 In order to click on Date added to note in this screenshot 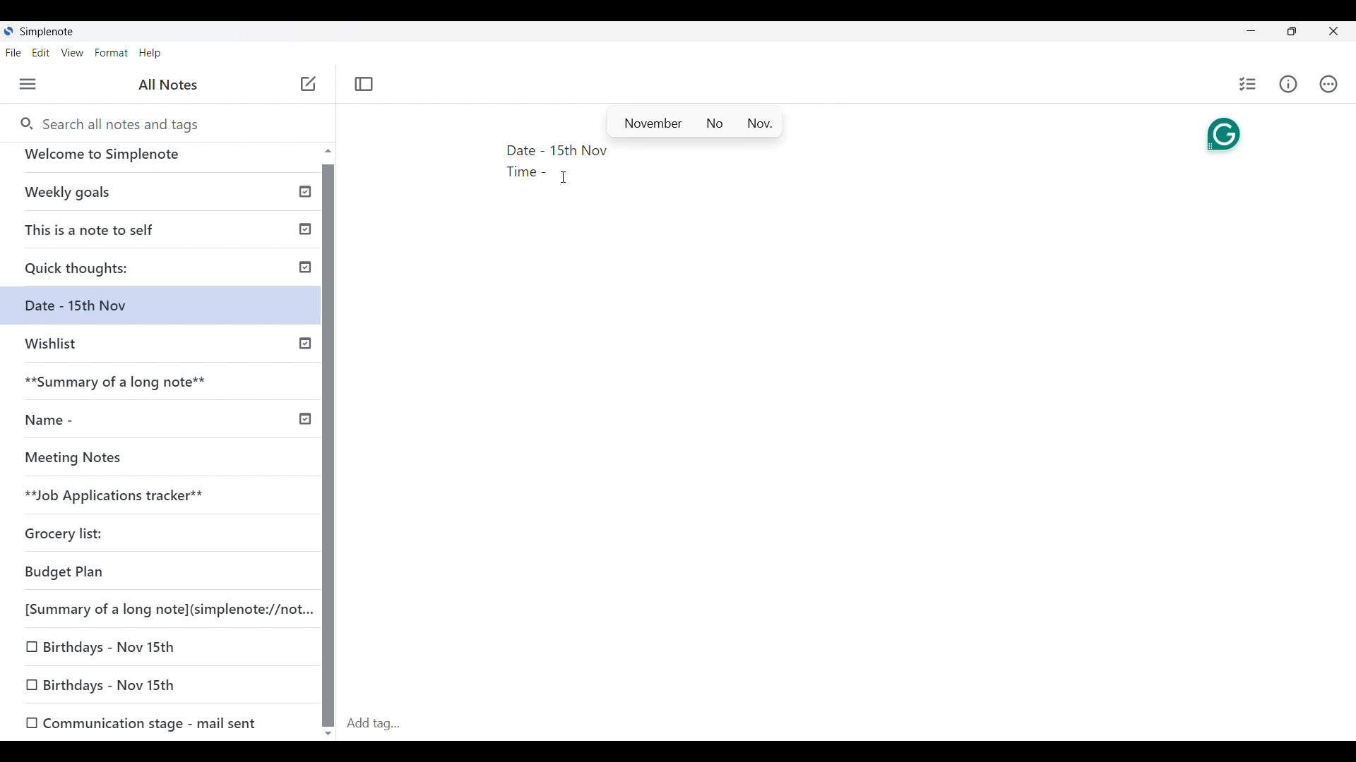, I will do `click(579, 150)`.